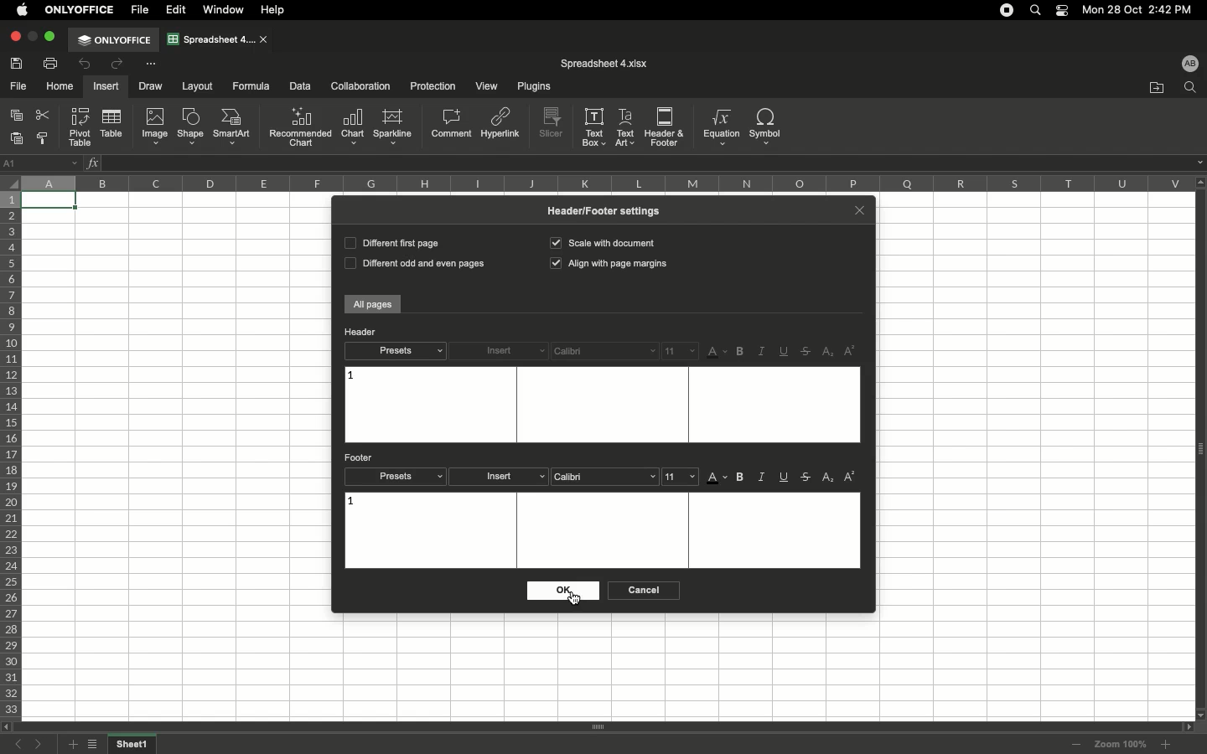 The height and width of the screenshot is (754, 1207). What do you see at coordinates (681, 476) in the screenshot?
I see `menu` at bounding box center [681, 476].